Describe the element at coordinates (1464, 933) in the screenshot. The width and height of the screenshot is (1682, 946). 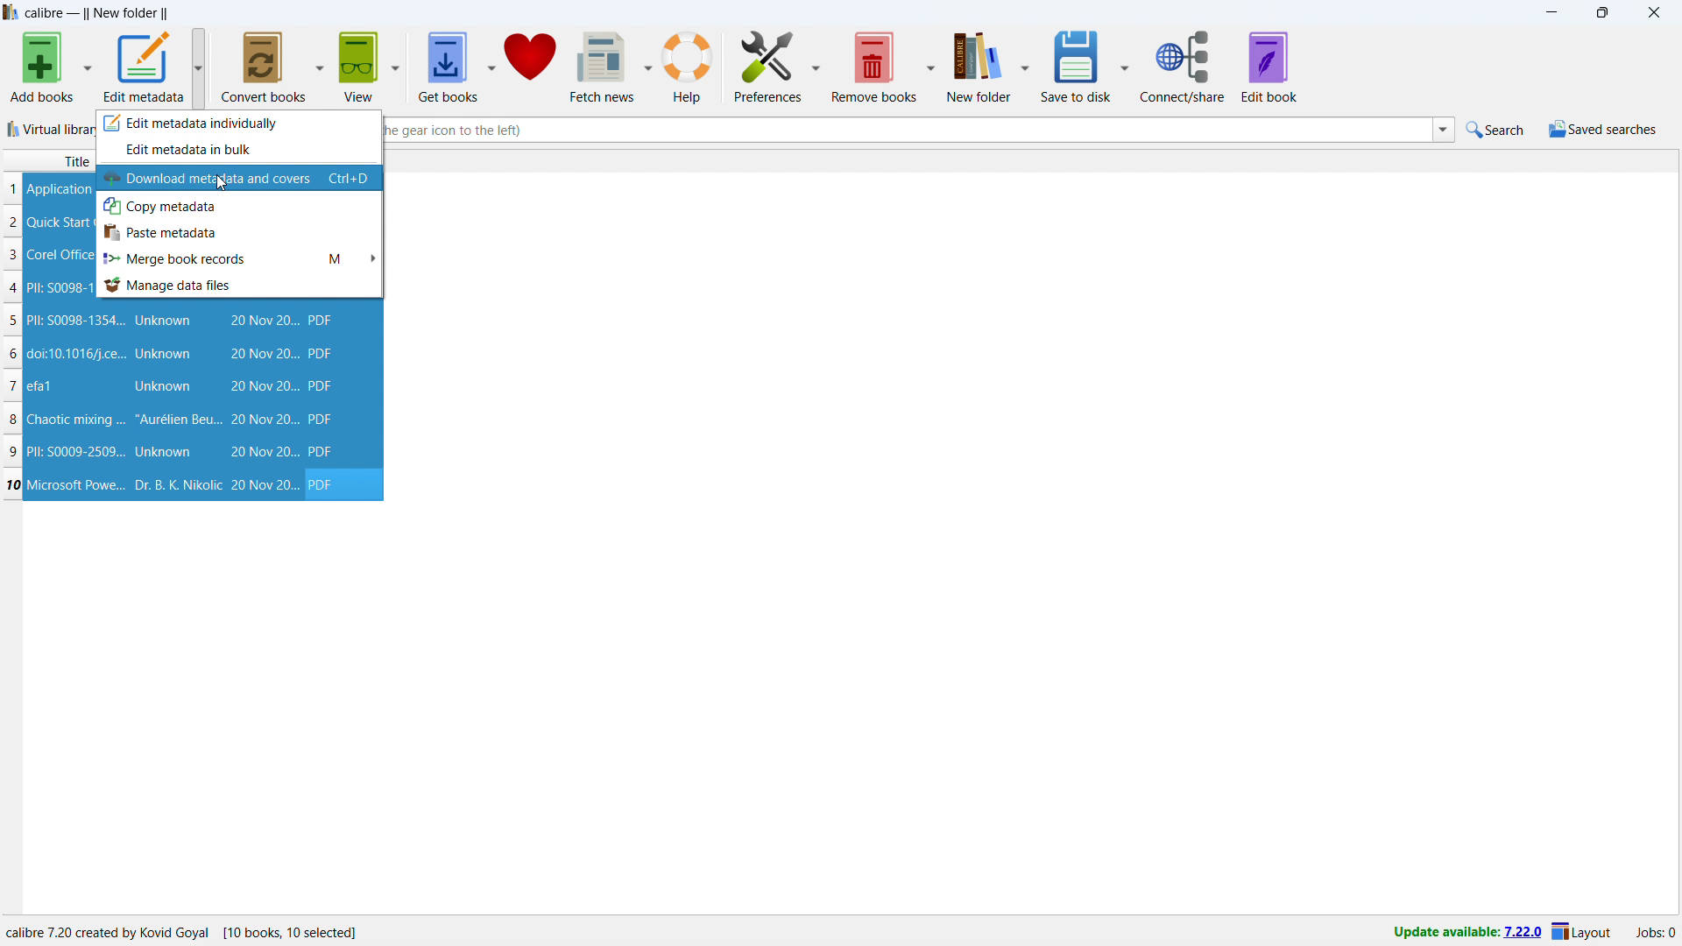
I see `update` at that location.